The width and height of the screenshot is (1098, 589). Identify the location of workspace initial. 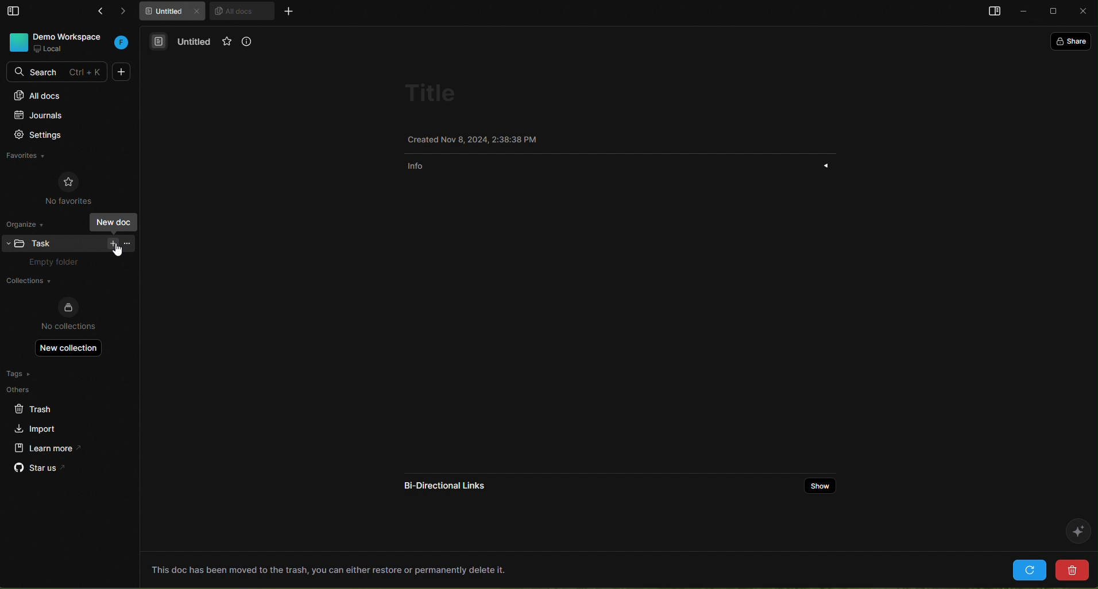
(122, 44).